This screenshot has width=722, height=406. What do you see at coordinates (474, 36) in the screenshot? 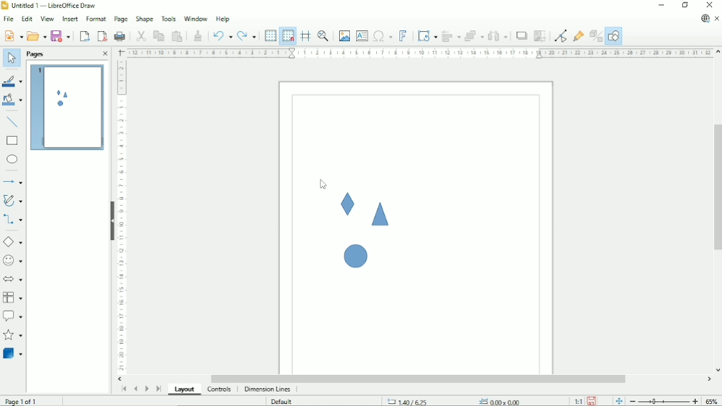
I see `Arrange` at bounding box center [474, 36].